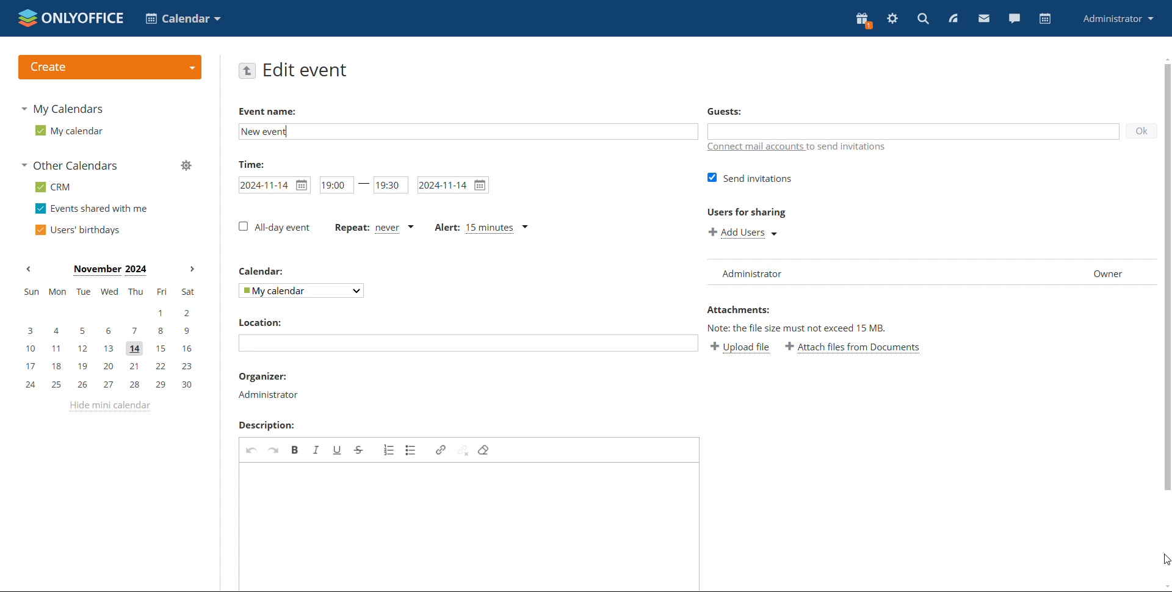  I want to click on end date, so click(452, 186).